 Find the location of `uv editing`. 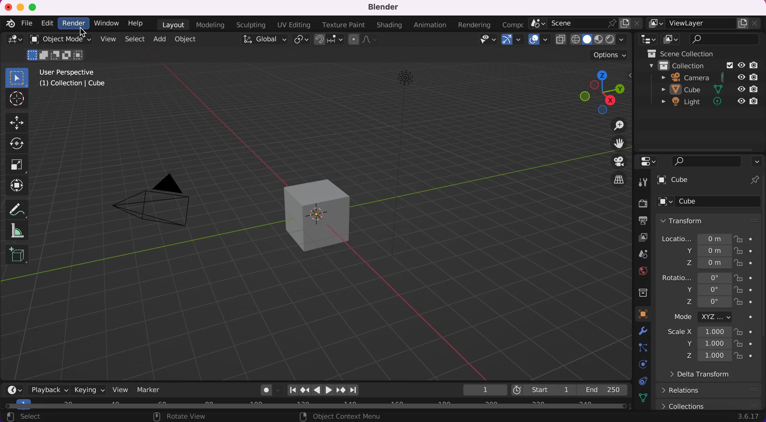

uv editing is located at coordinates (294, 25).